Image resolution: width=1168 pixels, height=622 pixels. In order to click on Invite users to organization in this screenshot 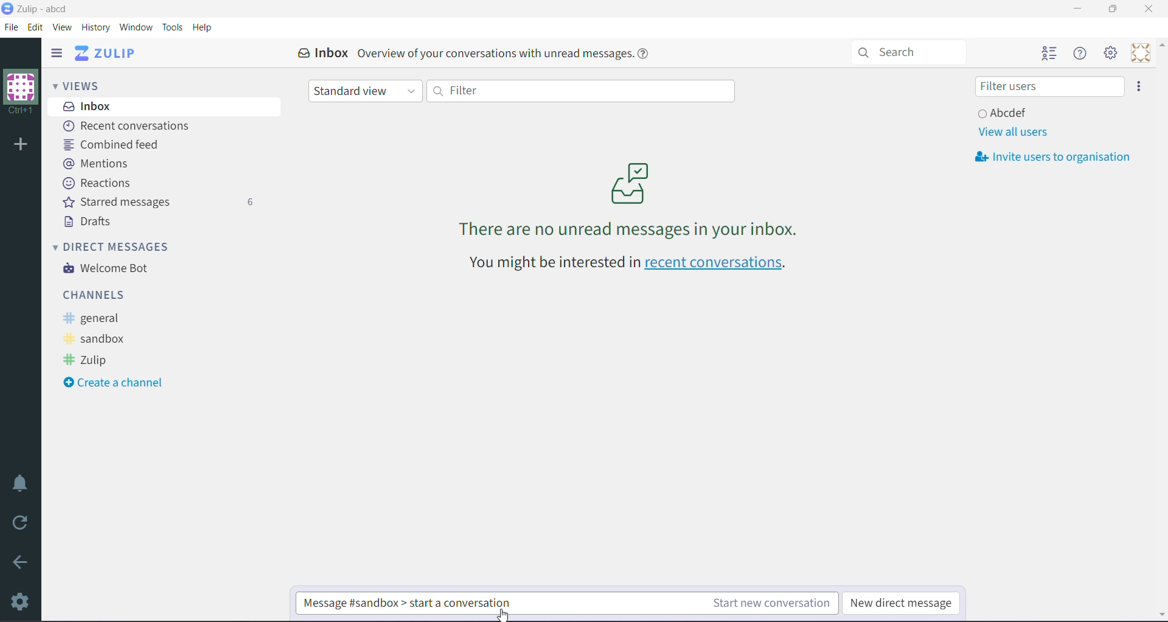, I will do `click(1139, 86)`.